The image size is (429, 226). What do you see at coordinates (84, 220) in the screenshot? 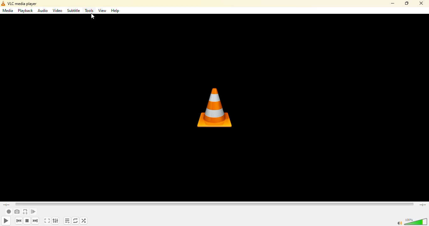
I see `random` at bounding box center [84, 220].